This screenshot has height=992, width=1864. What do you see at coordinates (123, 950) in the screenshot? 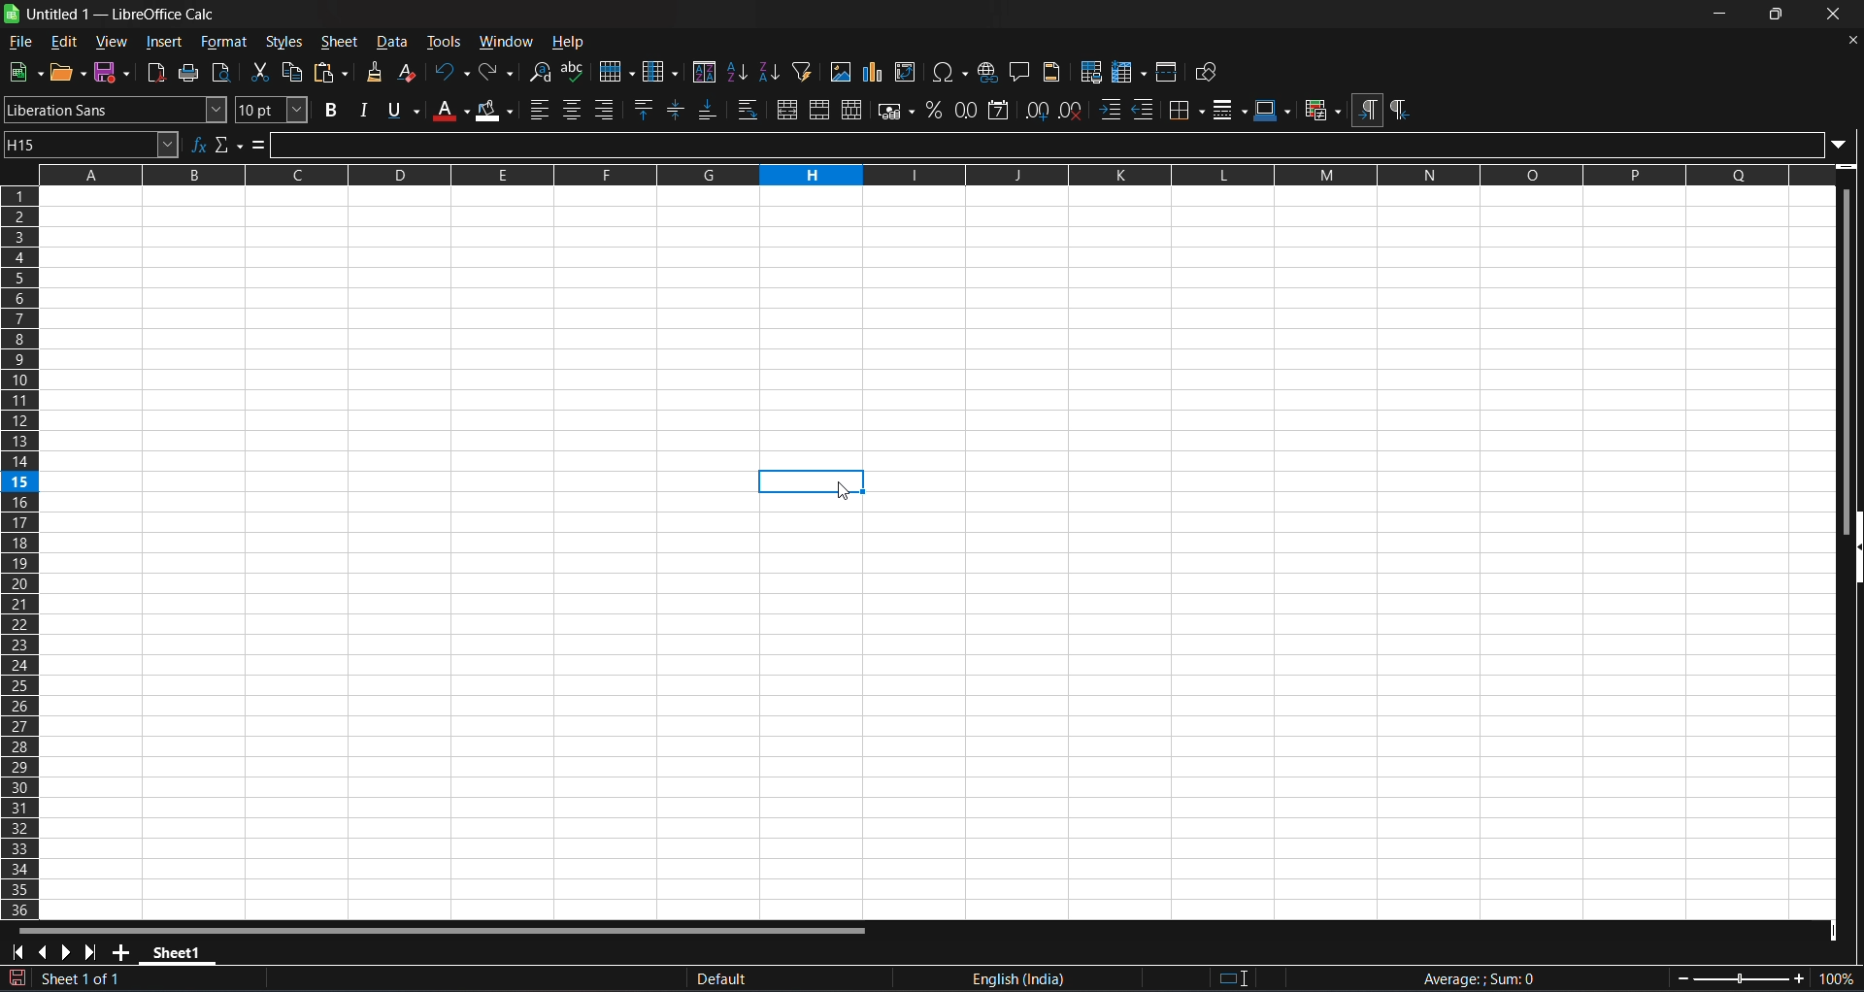
I see `add new sheet` at bounding box center [123, 950].